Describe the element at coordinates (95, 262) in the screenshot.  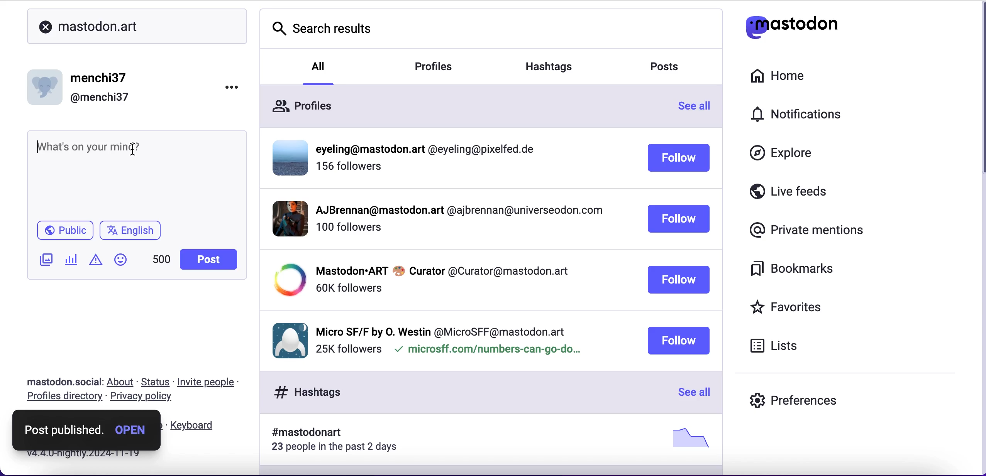
I see `add warnings` at that location.